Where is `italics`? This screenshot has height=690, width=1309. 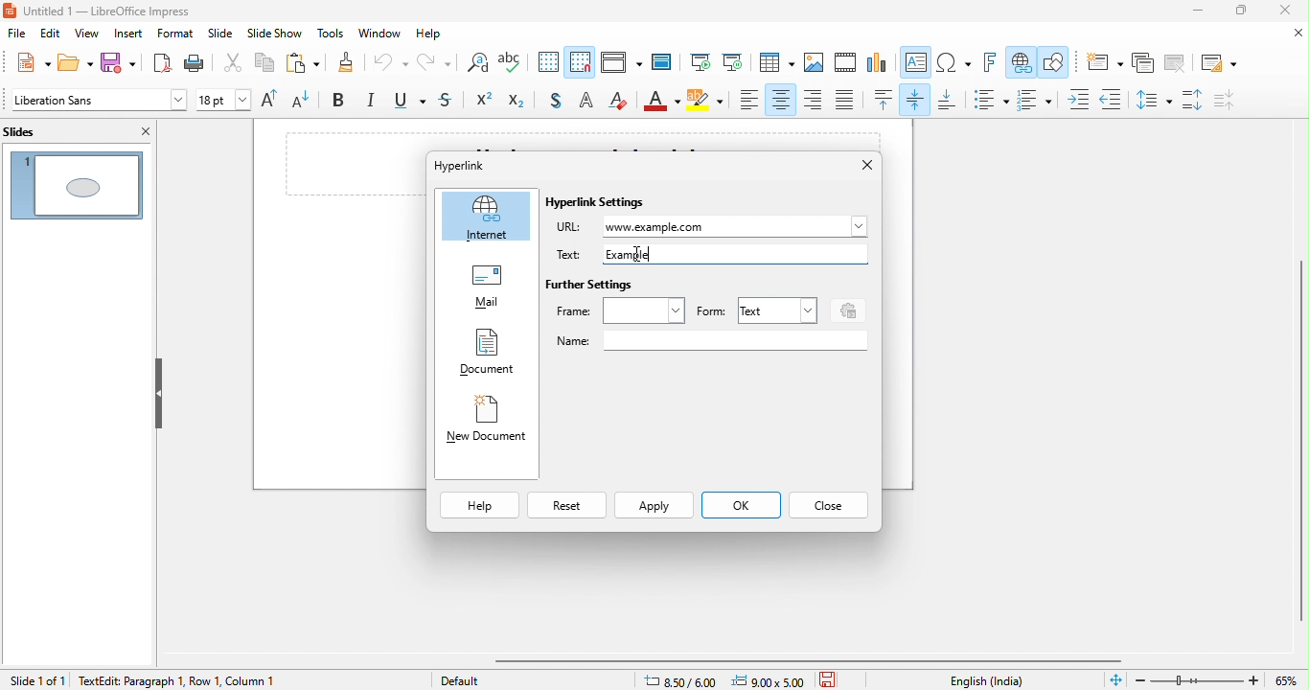 italics is located at coordinates (373, 102).